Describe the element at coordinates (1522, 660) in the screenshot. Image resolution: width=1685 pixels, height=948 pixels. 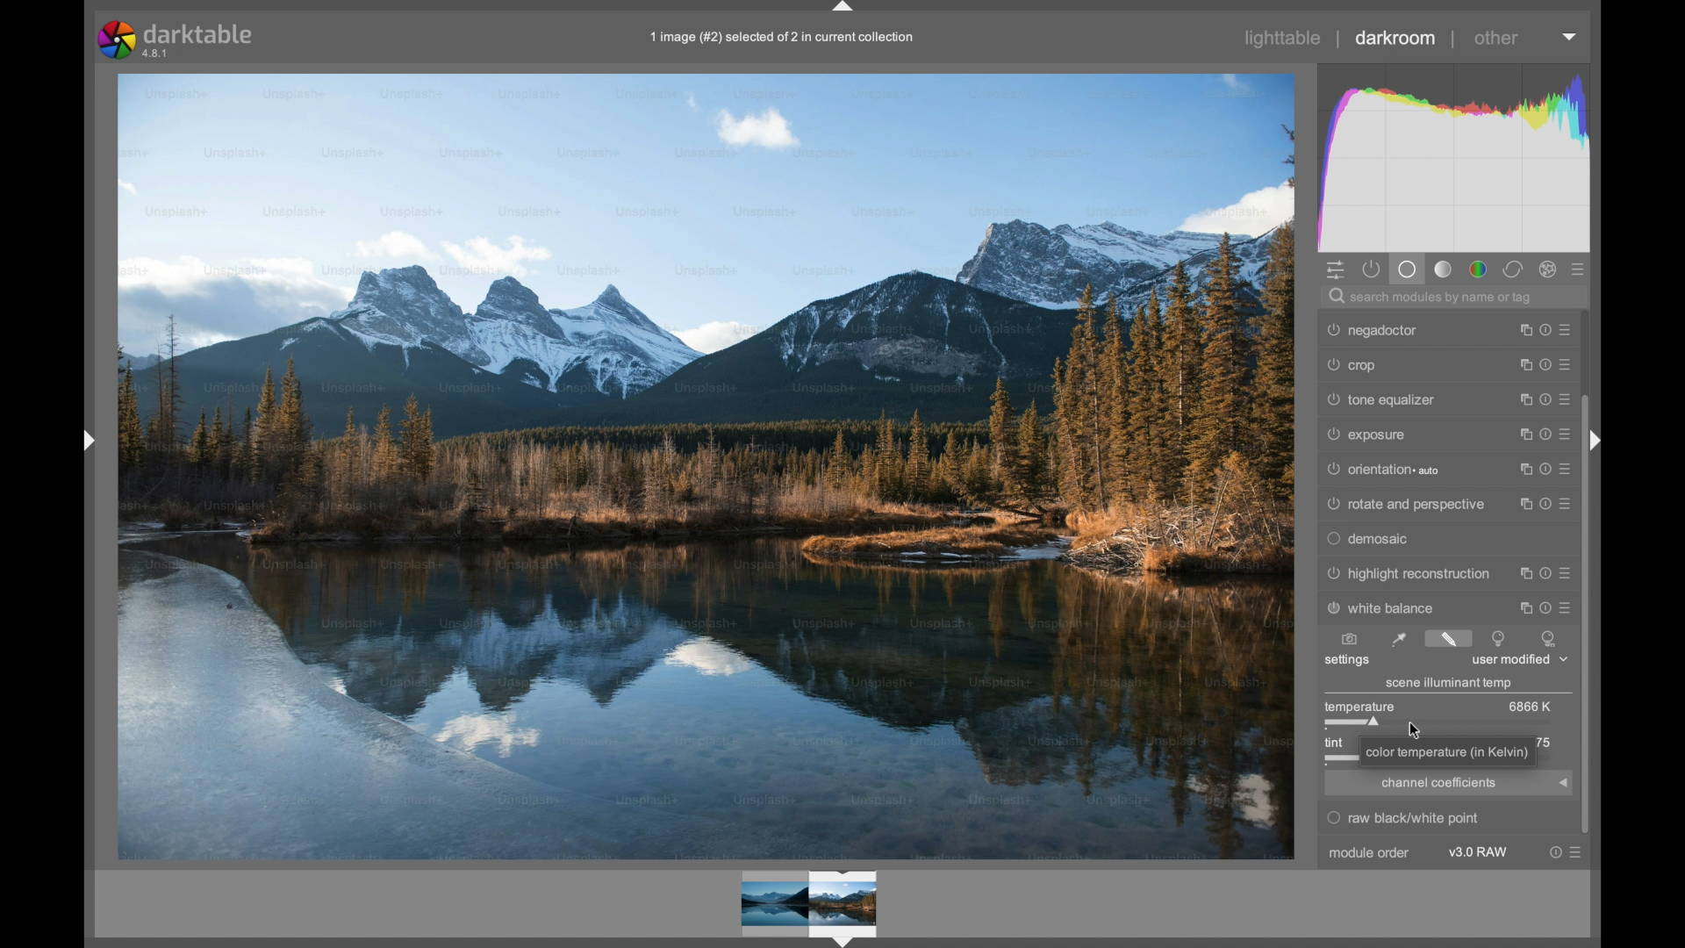
I see `user modified dropdown` at that location.